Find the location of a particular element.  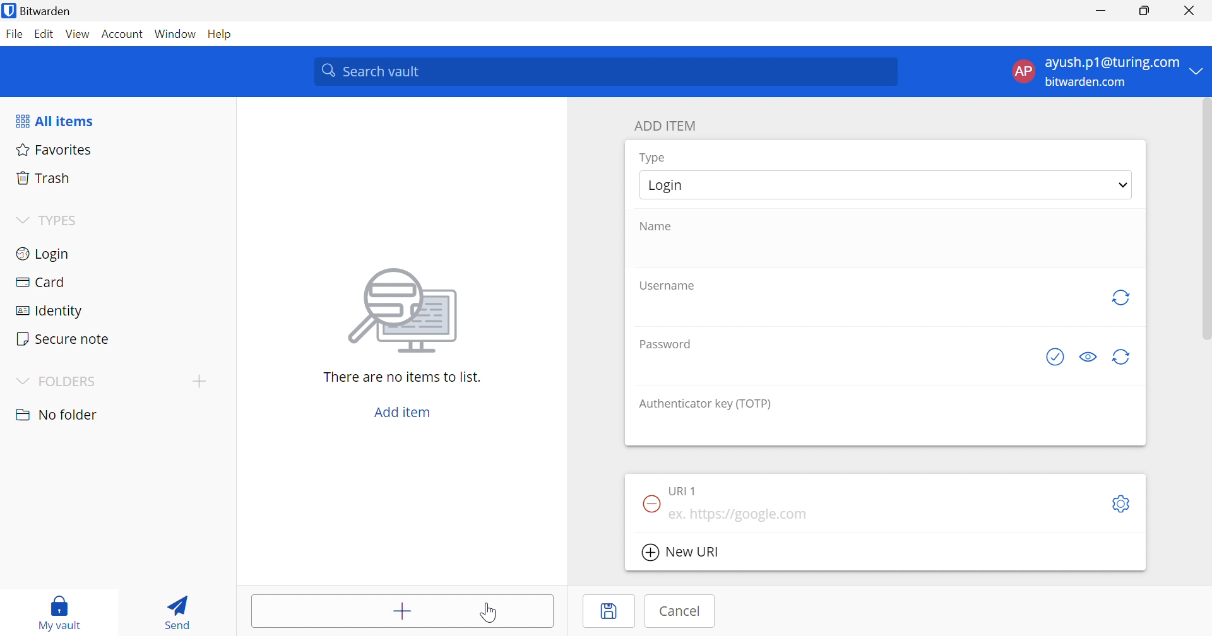

Remove is located at coordinates (650, 502).